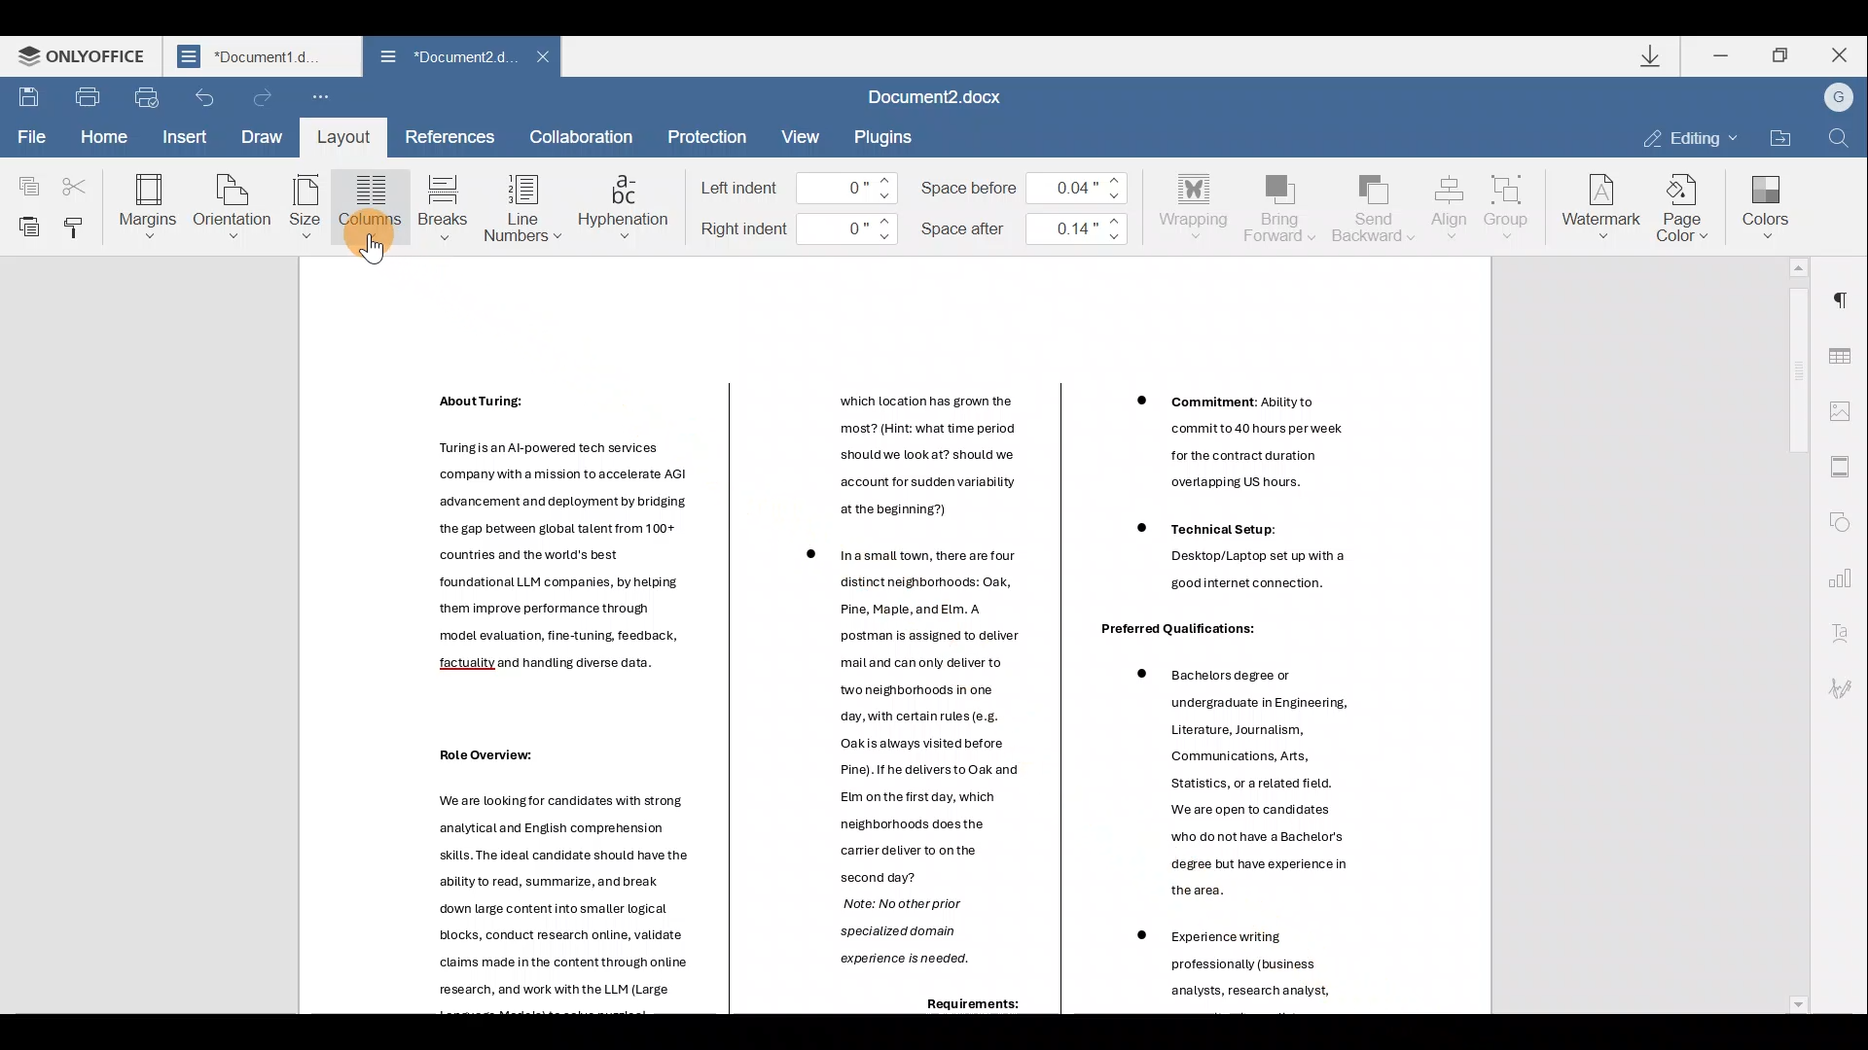 The height and width of the screenshot is (1050, 1868). Describe the element at coordinates (25, 98) in the screenshot. I see `Save` at that location.